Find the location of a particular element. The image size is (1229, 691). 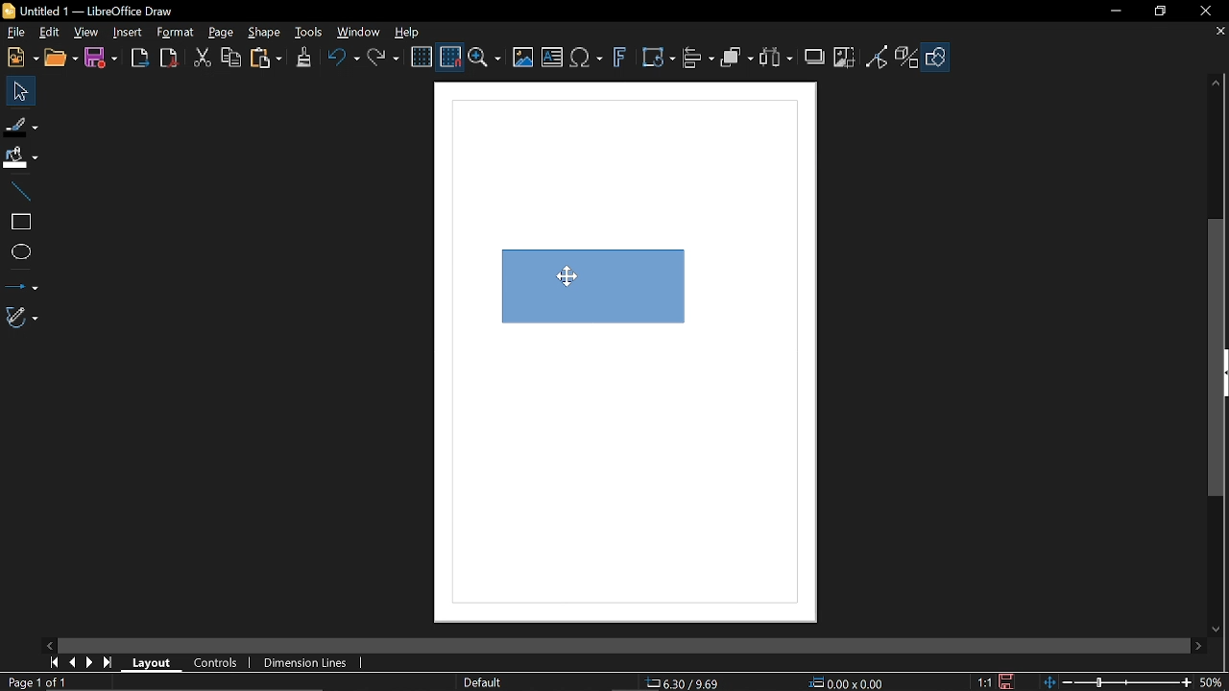

Arrange is located at coordinates (736, 60).